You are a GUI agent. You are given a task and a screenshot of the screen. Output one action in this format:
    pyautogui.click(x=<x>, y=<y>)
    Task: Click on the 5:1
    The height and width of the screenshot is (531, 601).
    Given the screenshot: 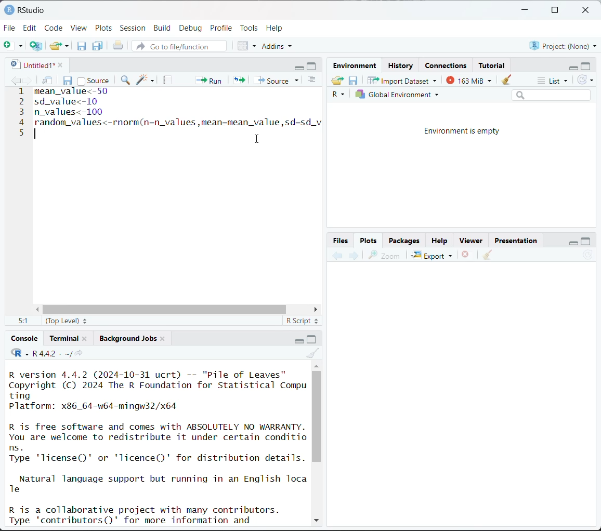 What is the action you would take?
    pyautogui.click(x=22, y=321)
    